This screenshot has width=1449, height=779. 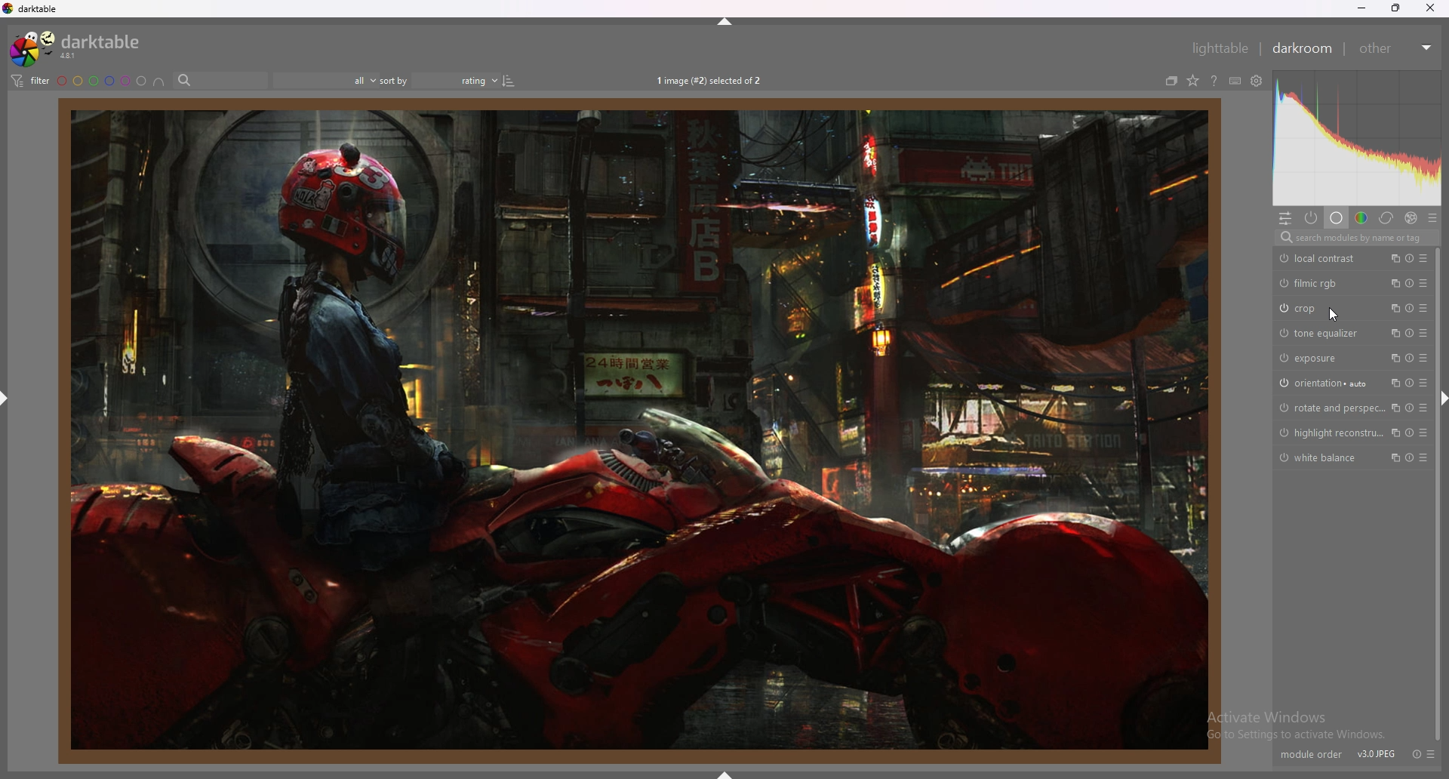 What do you see at coordinates (1438, 494) in the screenshot?
I see `scroll bar` at bounding box center [1438, 494].